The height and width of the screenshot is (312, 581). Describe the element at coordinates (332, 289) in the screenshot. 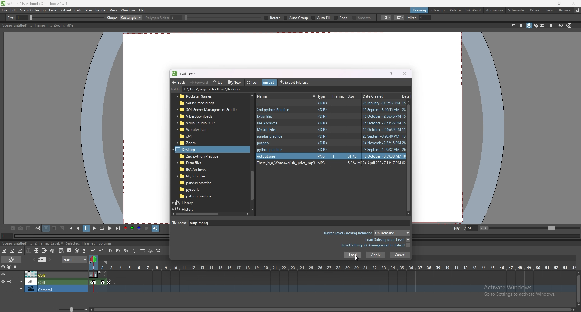

I see `timeline` at that location.